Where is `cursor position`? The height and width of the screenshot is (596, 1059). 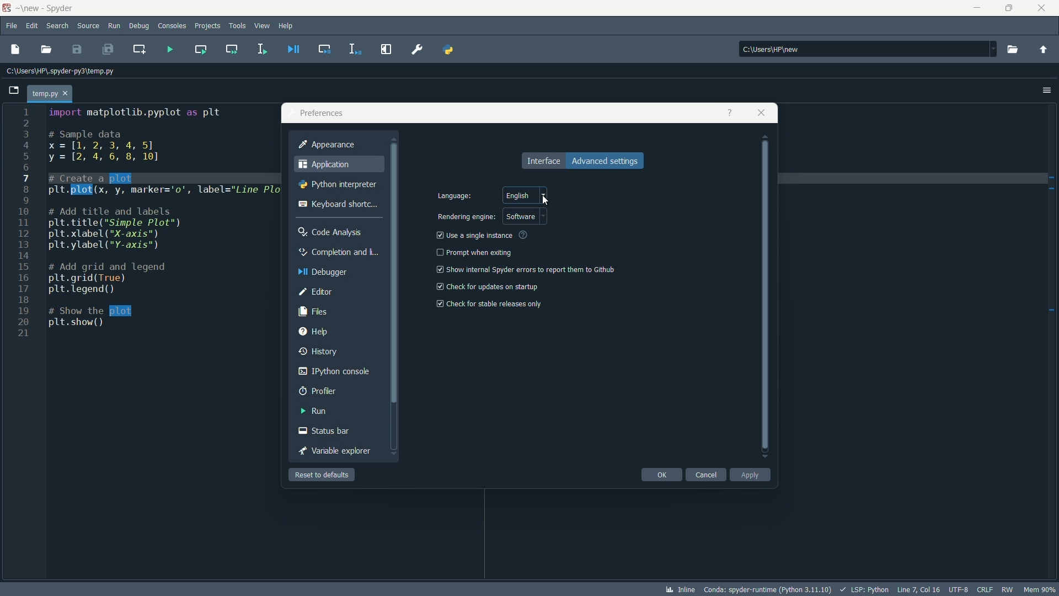
cursor position is located at coordinates (918, 589).